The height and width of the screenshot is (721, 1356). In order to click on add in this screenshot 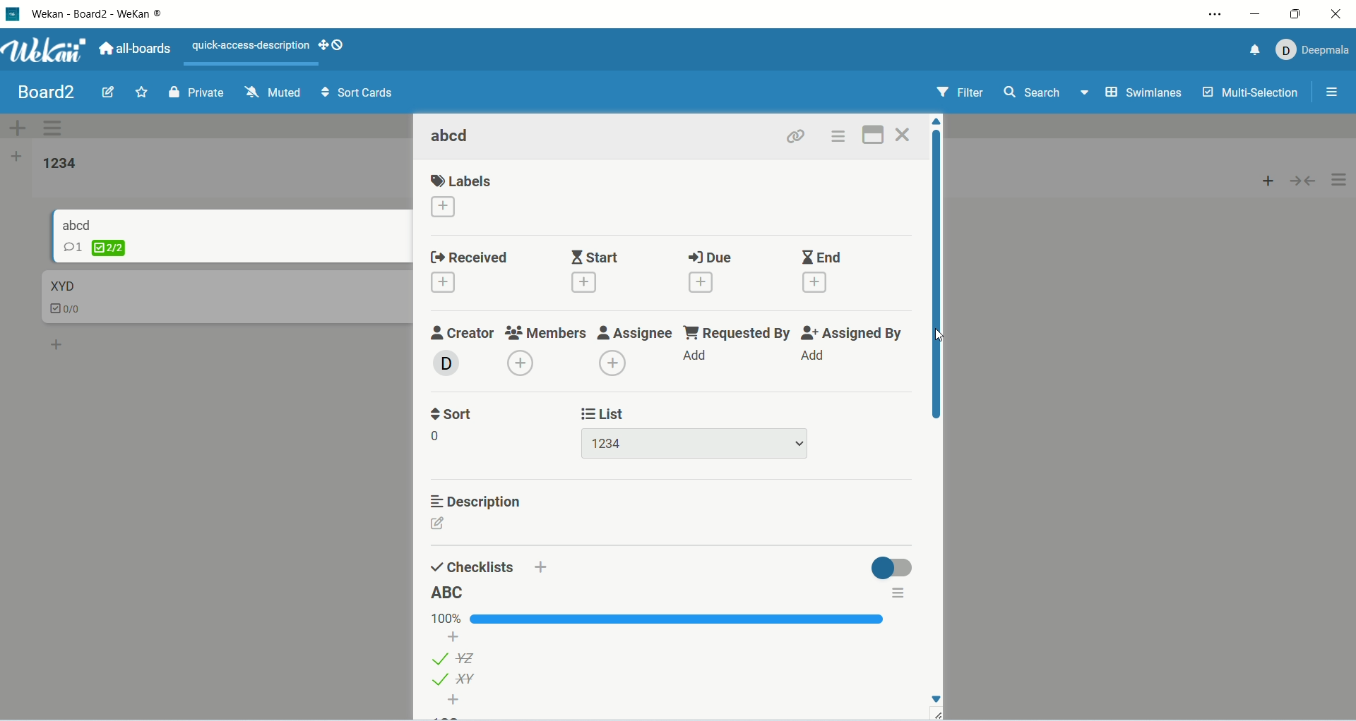, I will do `click(584, 282)`.